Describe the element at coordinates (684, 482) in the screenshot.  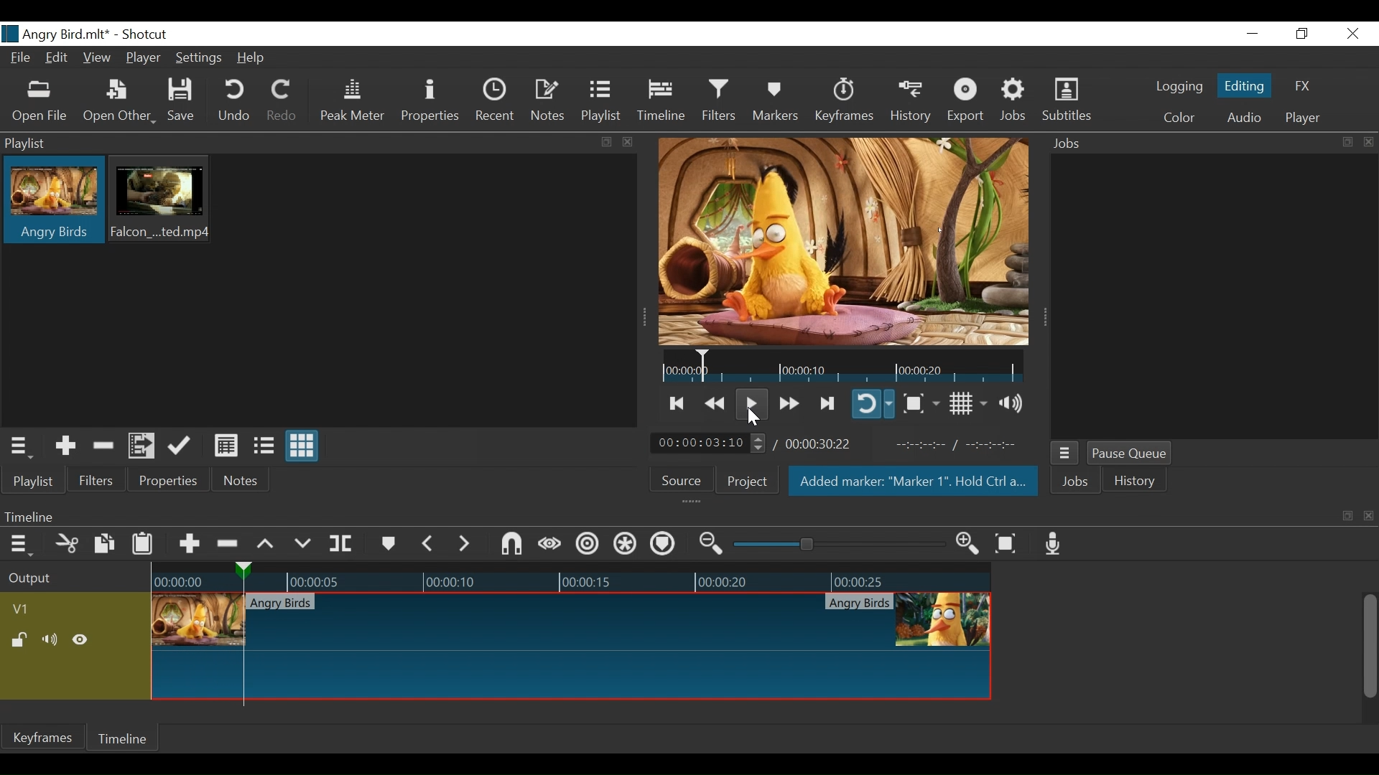
I see `Source` at that location.